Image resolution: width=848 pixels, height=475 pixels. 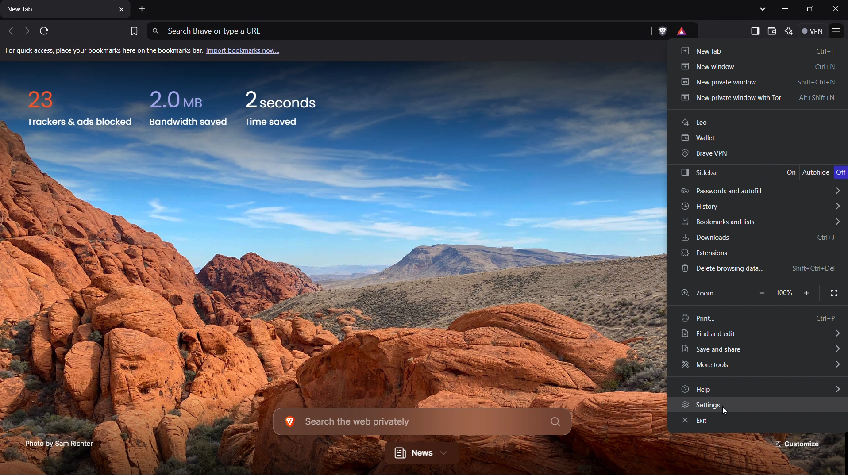 What do you see at coordinates (756, 387) in the screenshot?
I see `Help` at bounding box center [756, 387].